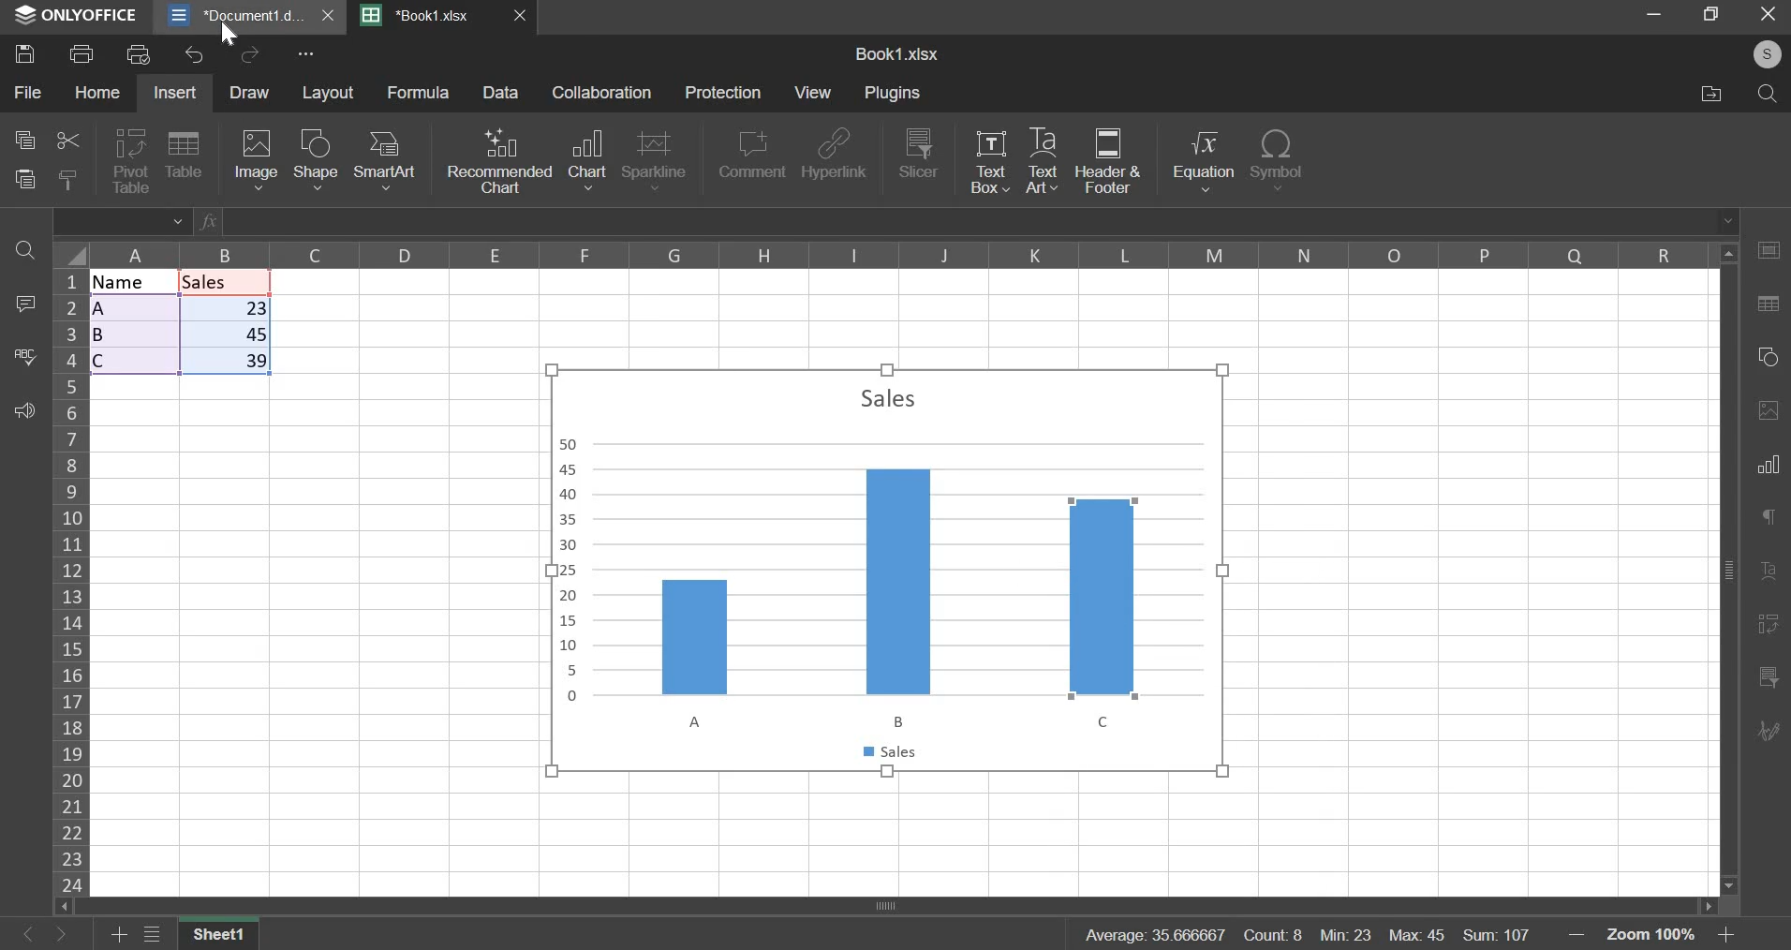  What do you see at coordinates (1651, 16) in the screenshot?
I see `minimize` at bounding box center [1651, 16].